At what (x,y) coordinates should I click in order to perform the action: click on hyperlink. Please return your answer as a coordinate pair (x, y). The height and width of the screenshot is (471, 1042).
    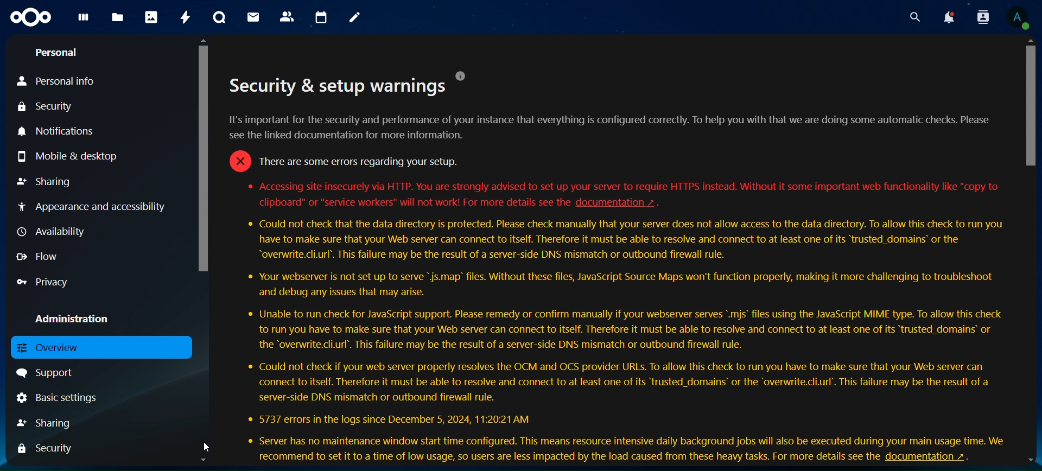
    Looking at the image, I should click on (617, 202).